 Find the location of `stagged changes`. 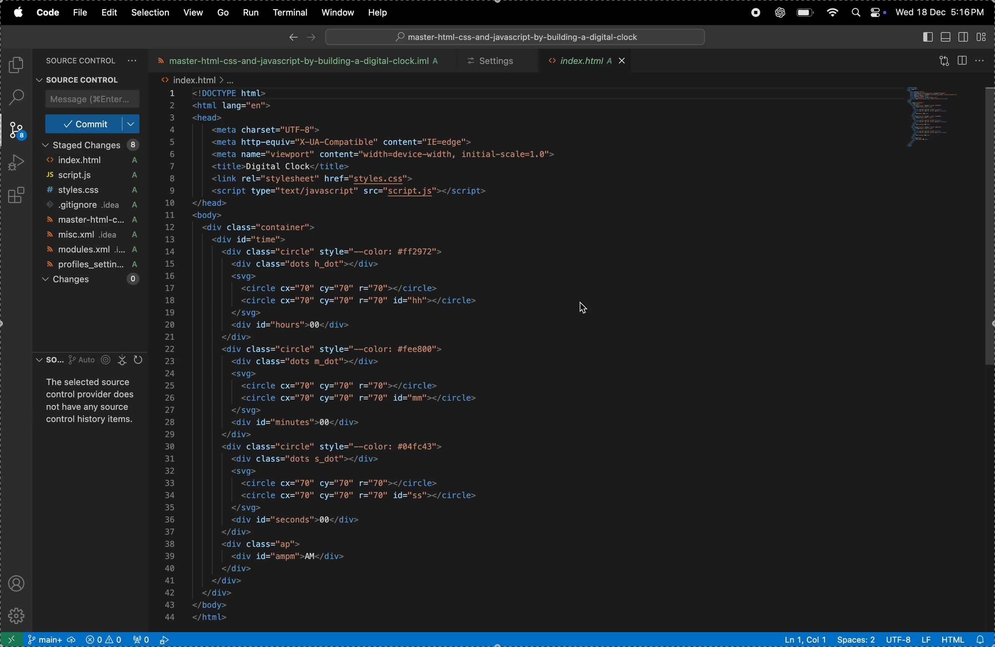

stagged changes is located at coordinates (92, 145).